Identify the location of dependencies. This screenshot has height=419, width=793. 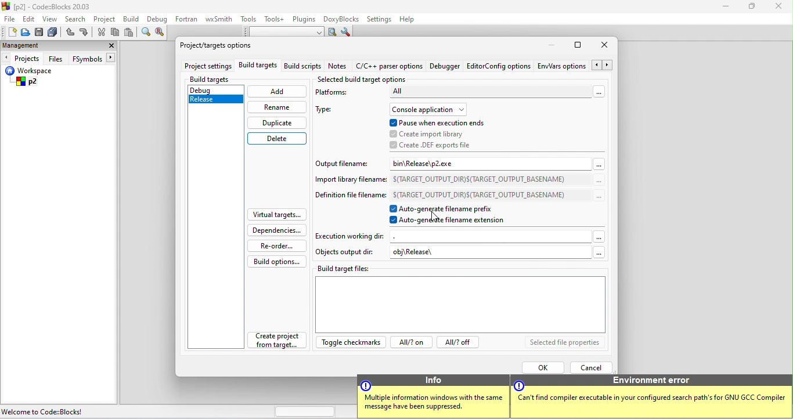
(278, 230).